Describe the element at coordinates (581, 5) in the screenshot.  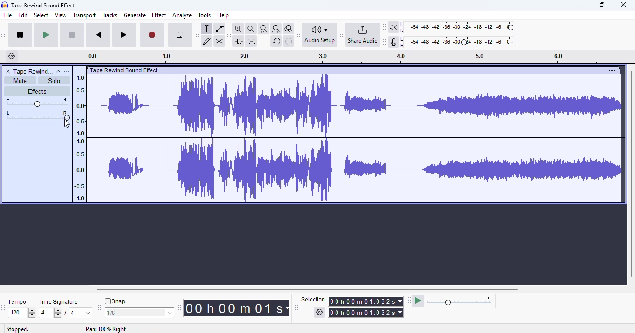
I see `minimize` at that location.